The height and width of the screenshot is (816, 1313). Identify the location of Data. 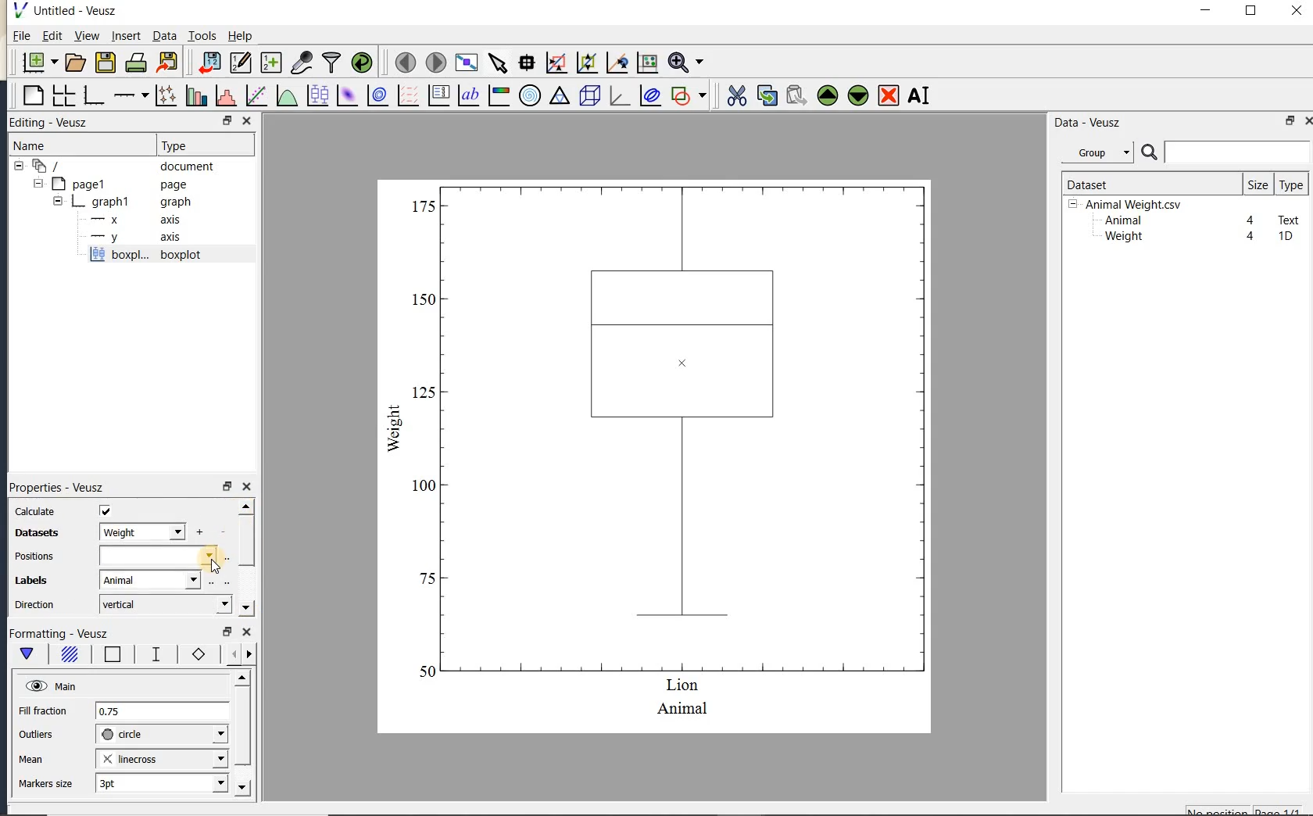
(164, 35).